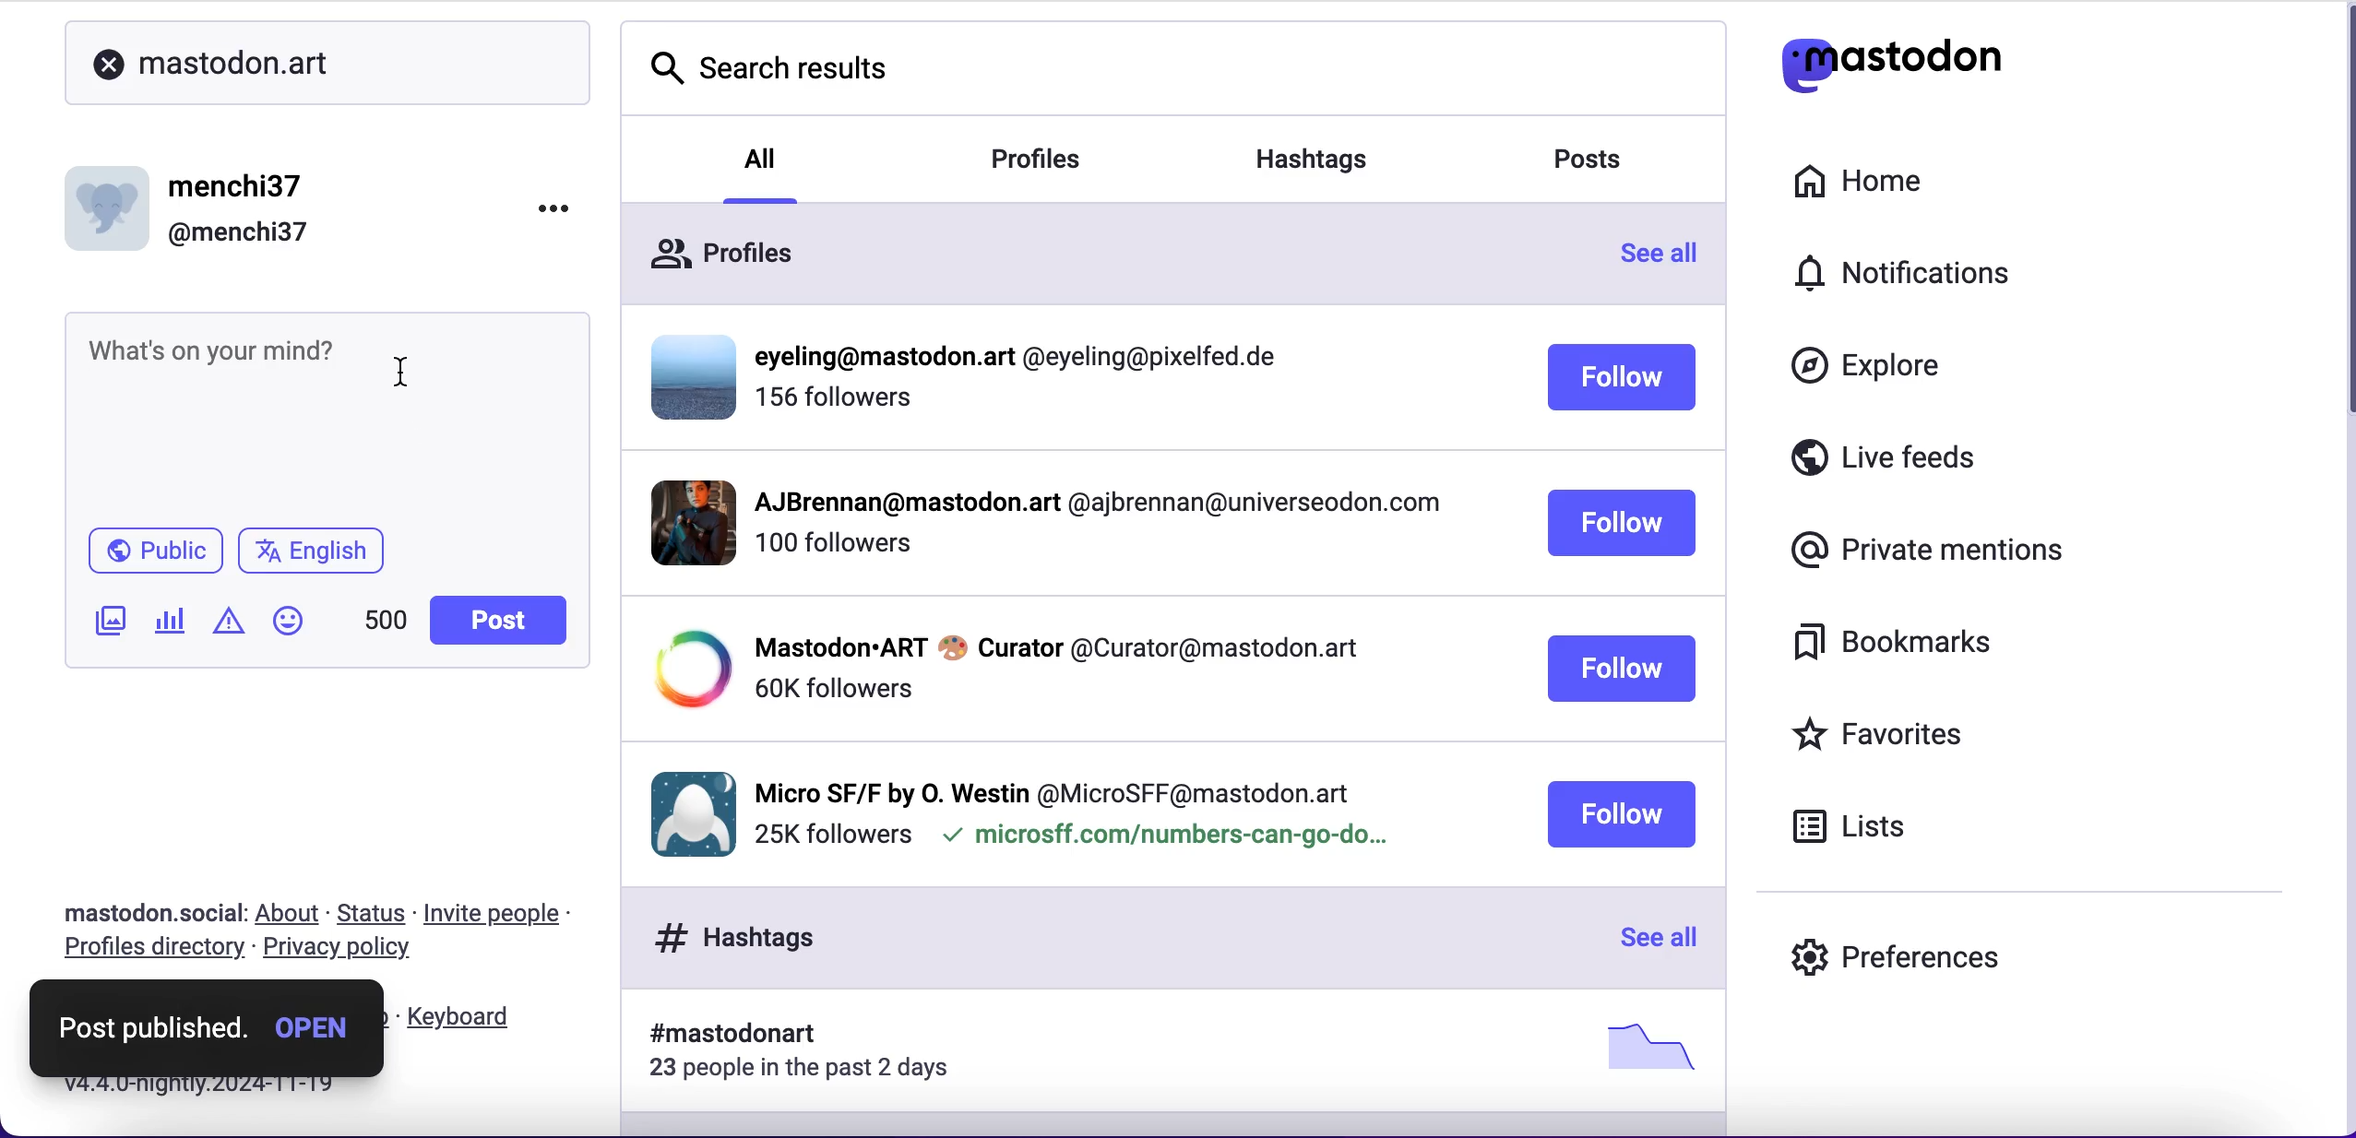 This screenshot has height=1138, width=2356. I want to click on public, so click(149, 551).